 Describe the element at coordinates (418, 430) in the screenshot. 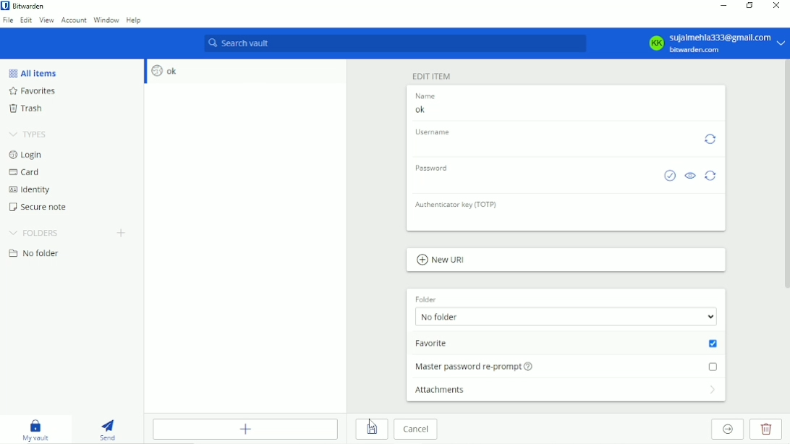

I see `Cancel` at that location.